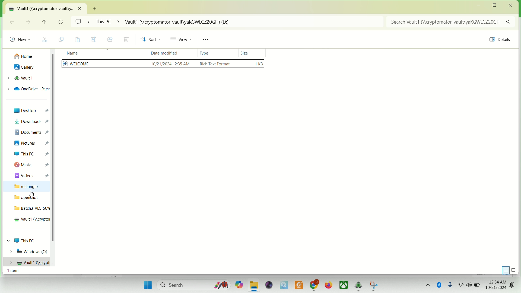 The image size is (521, 293). What do you see at coordinates (53, 161) in the screenshot?
I see `vertical scroll bar` at bounding box center [53, 161].